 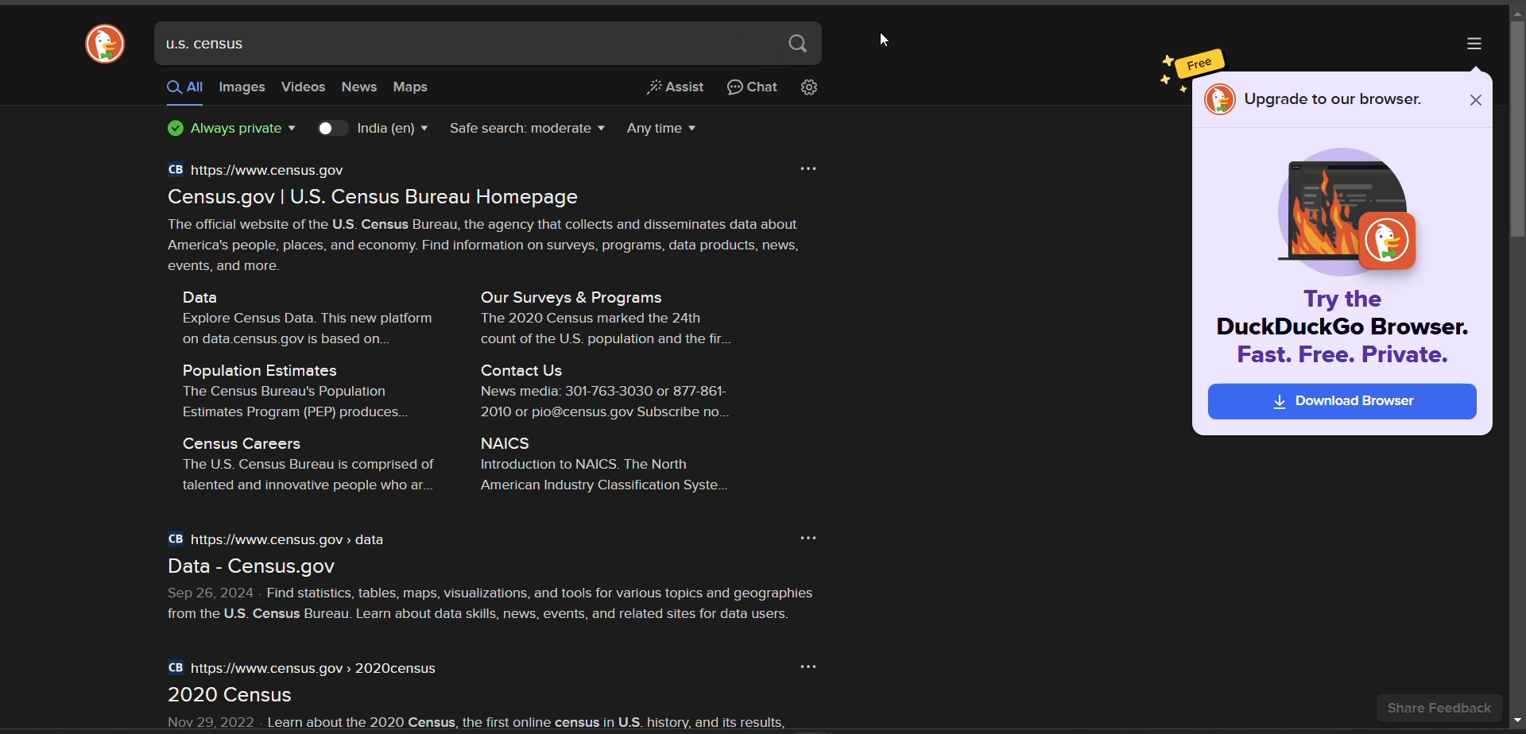 What do you see at coordinates (1478, 41) in the screenshot?
I see `menu ` at bounding box center [1478, 41].